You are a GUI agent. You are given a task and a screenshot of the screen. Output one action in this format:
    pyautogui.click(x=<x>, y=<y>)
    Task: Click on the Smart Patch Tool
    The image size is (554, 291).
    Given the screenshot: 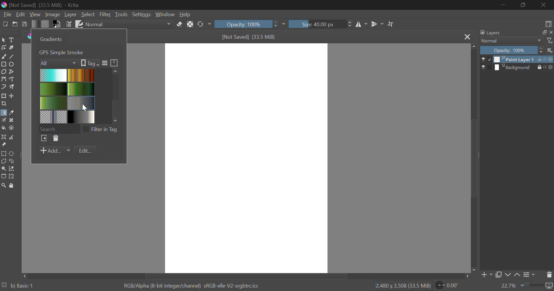 What is the action you would take?
    pyautogui.click(x=12, y=121)
    